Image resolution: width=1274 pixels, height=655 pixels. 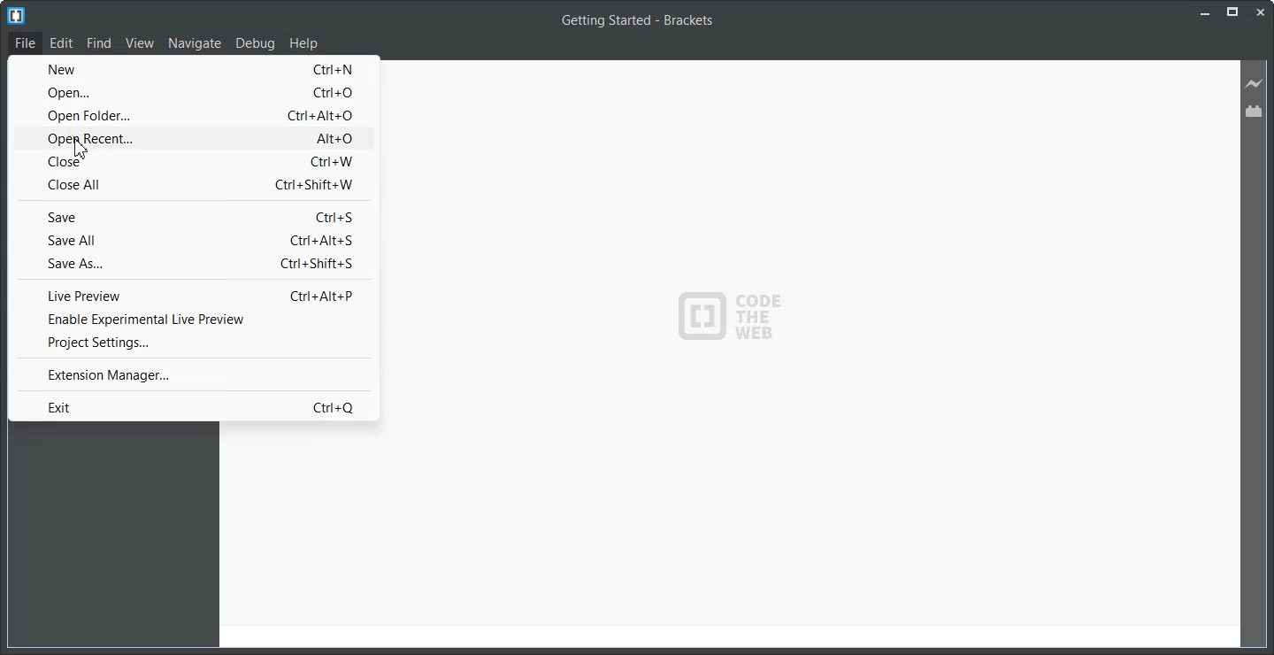 I want to click on Logo, so click(x=16, y=15).